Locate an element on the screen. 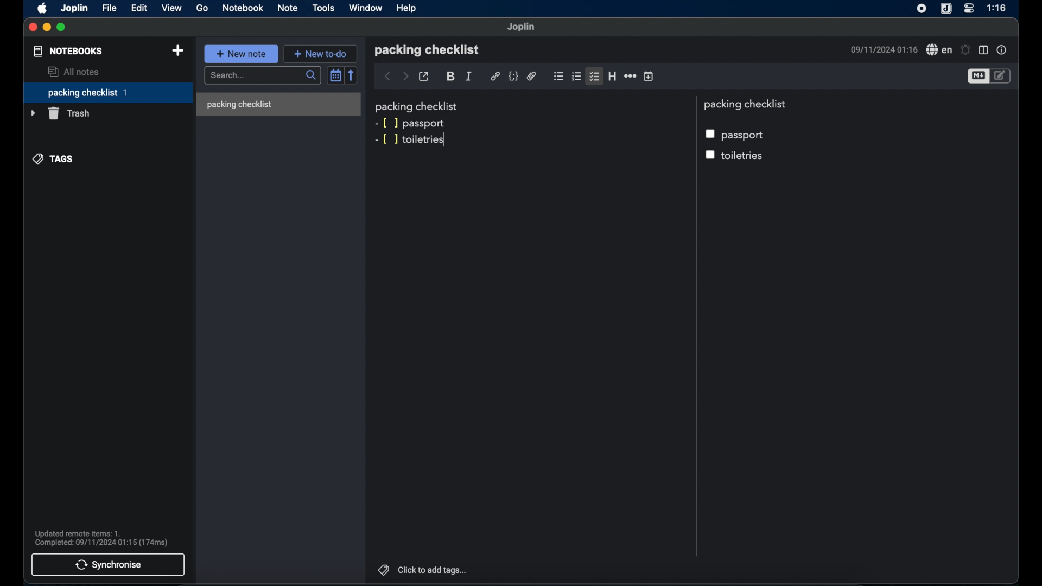 This screenshot has width=1042, height=586. joplin icone is located at coordinates (946, 9).